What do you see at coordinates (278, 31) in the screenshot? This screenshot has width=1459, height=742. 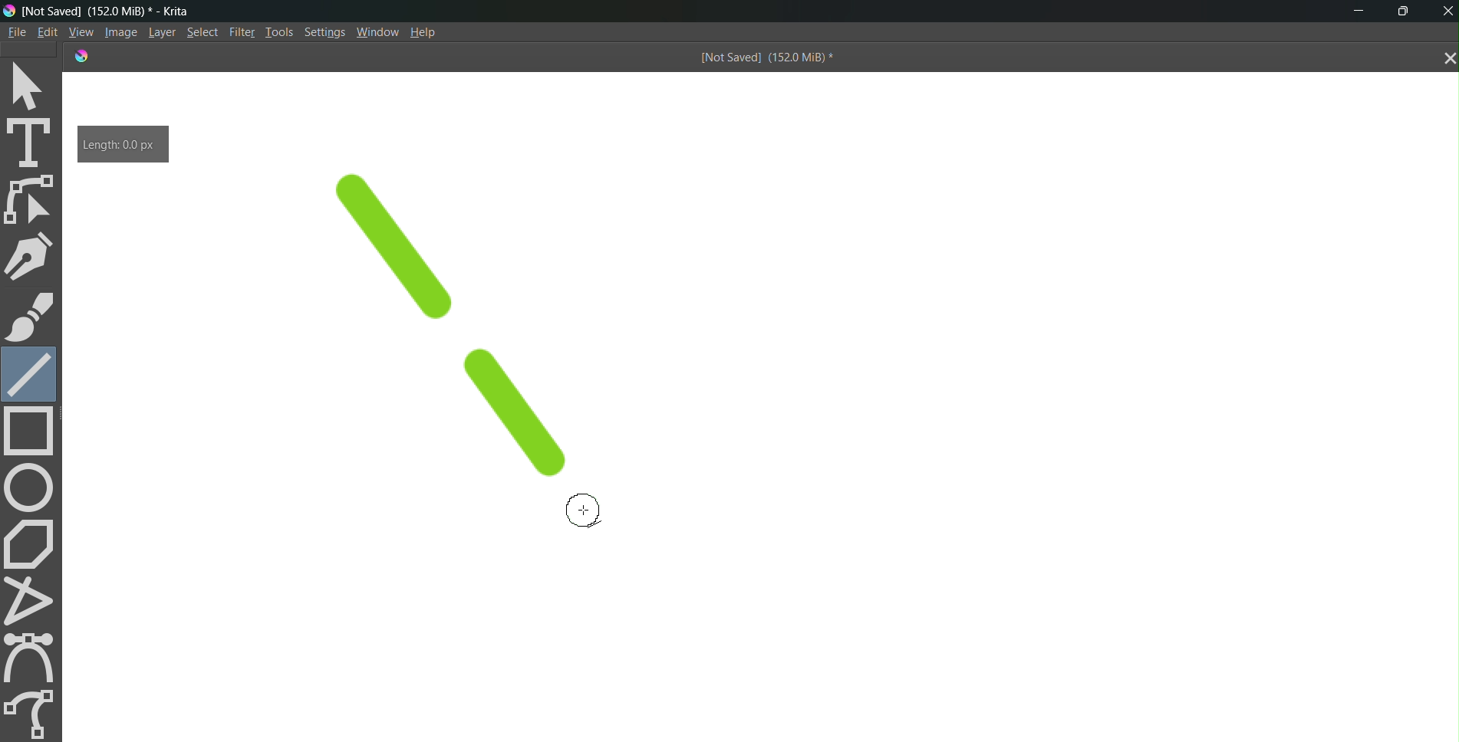 I see `Tools` at bounding box center [278, 31].